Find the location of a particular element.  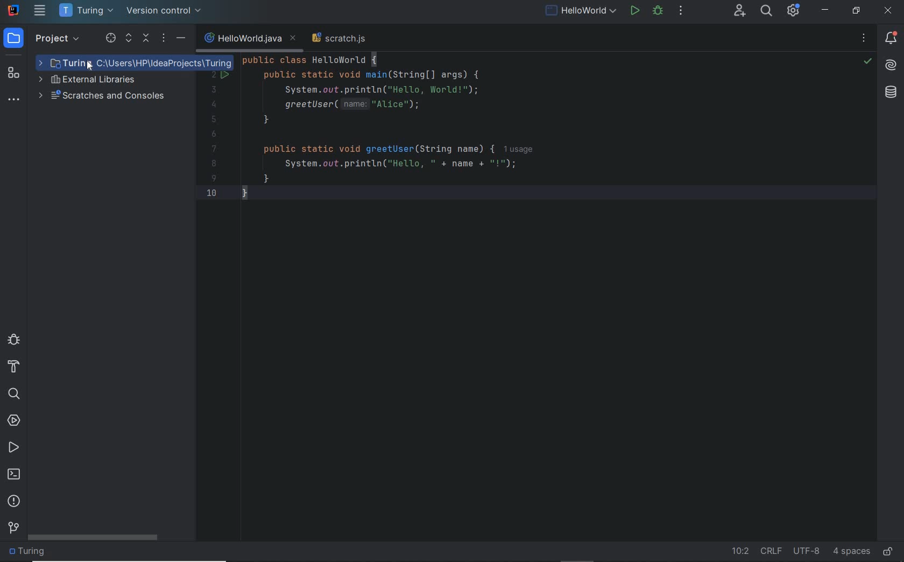

RESTORE DOWN is located at coordinates (857, 10).